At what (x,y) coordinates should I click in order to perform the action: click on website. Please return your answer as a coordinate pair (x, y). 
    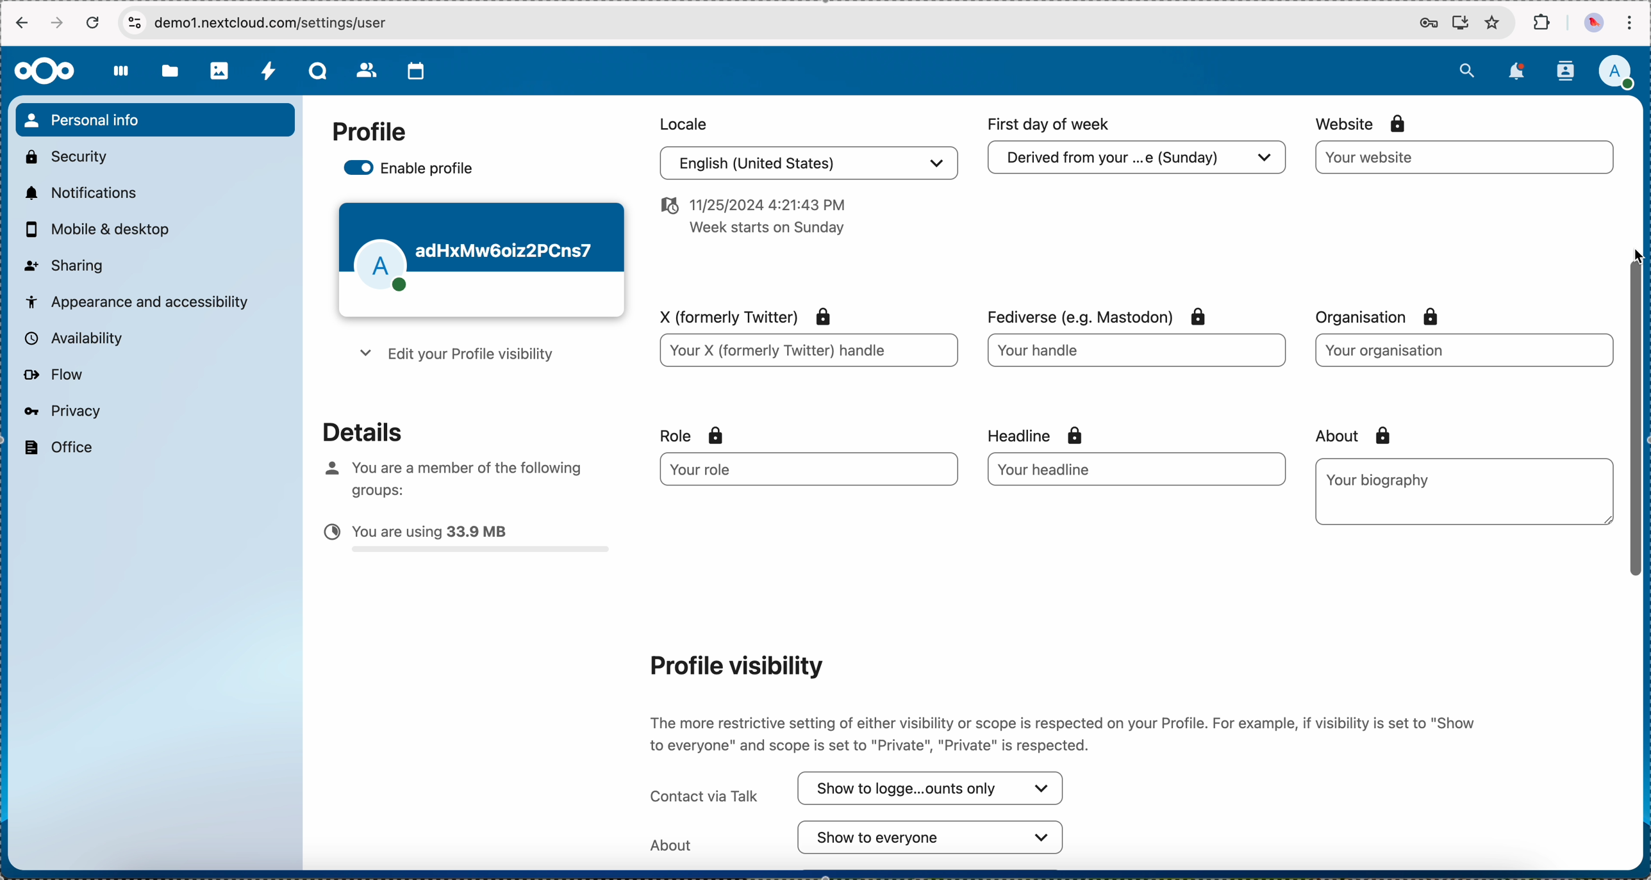
    Looking at the image, I should click on (1465, 158).